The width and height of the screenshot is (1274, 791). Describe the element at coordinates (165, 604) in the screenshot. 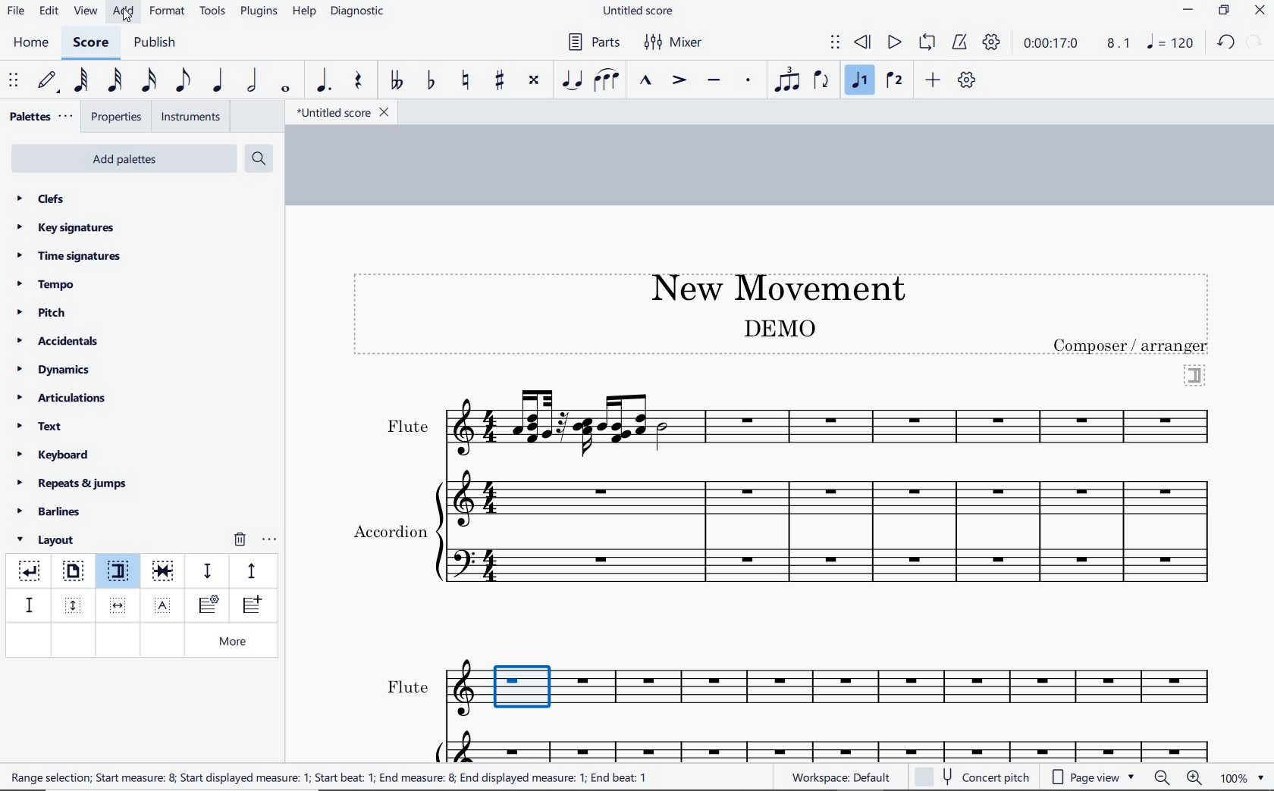

I see `insert text frame` at that location.